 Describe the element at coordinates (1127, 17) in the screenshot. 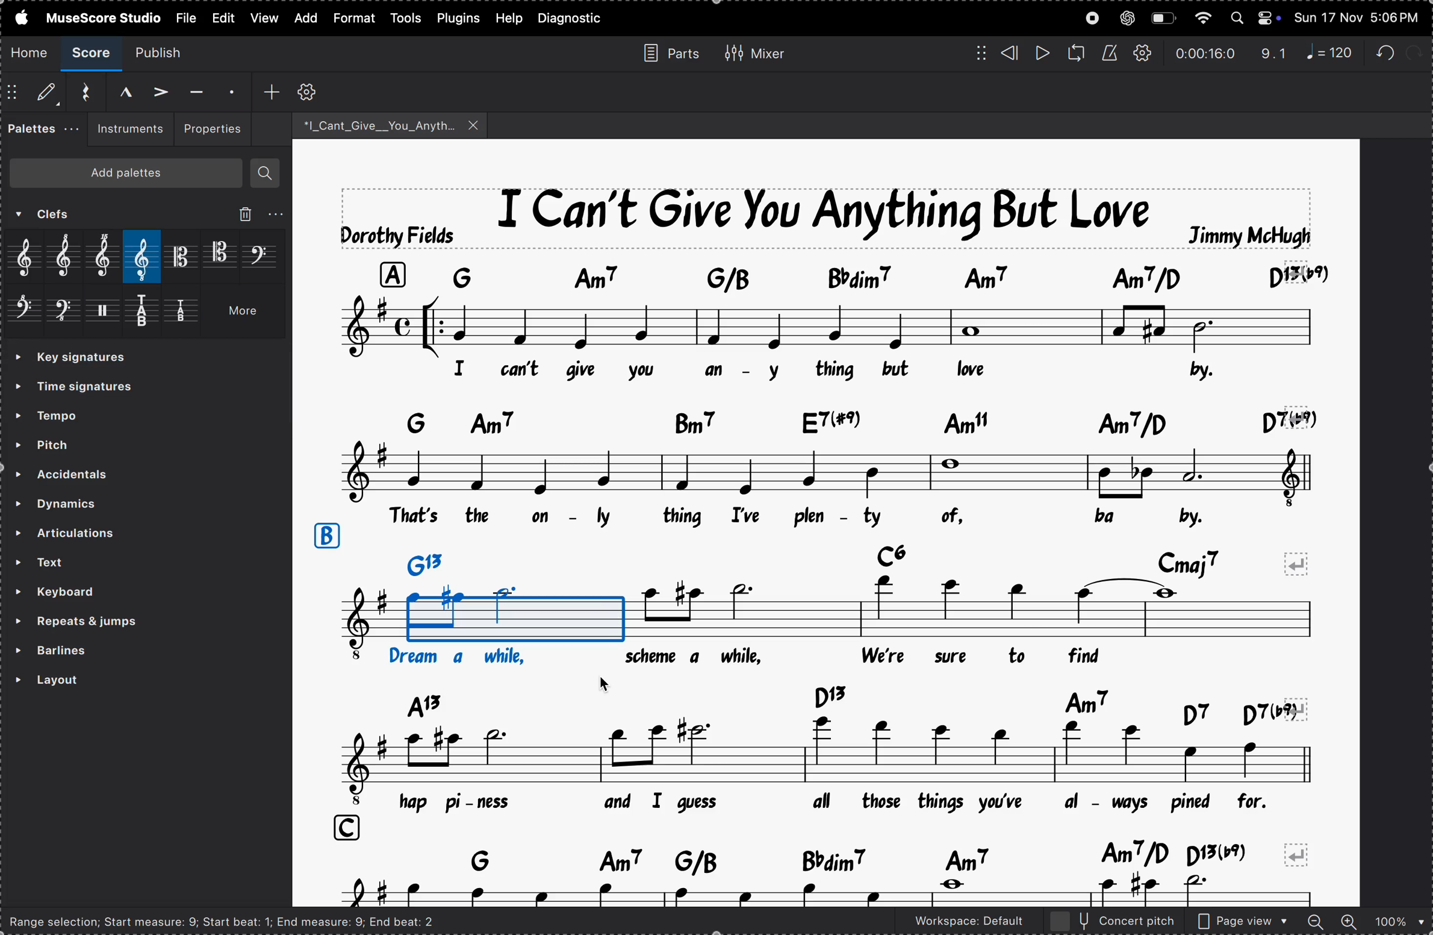

I see `chatgpt` at that location.